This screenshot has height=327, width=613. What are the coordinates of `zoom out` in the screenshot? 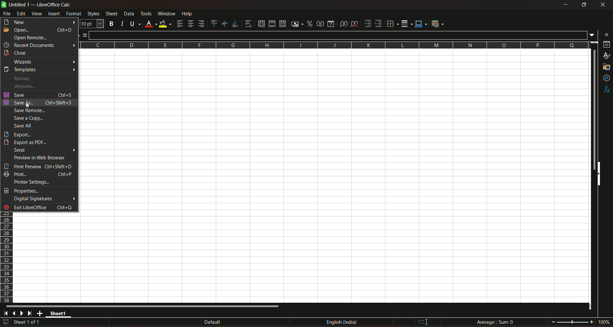 It's located at (553, 321).